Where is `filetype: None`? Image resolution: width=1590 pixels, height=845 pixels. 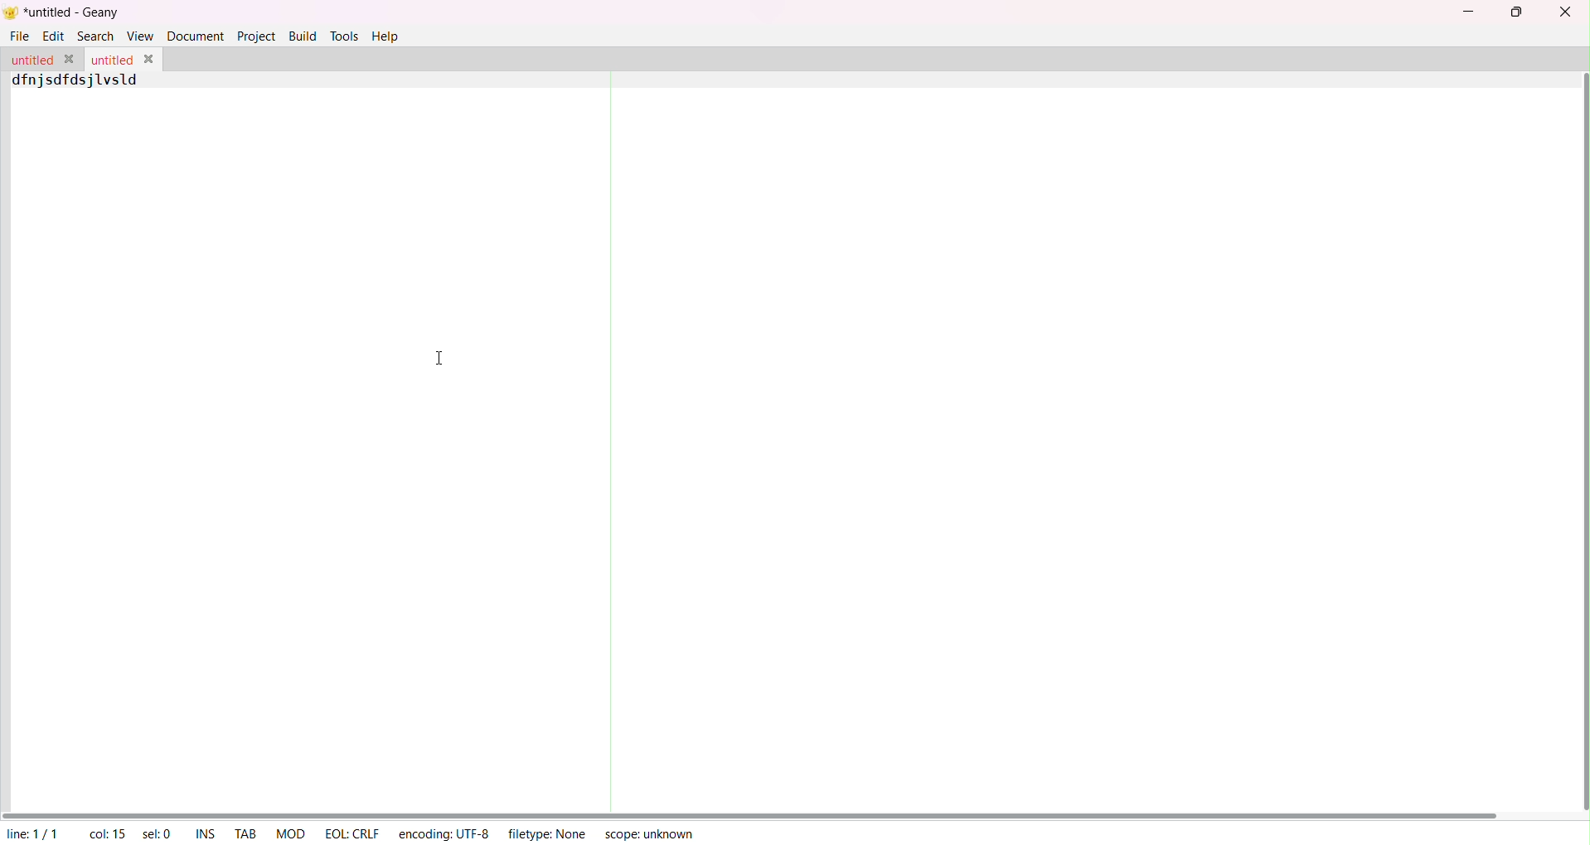
filetype: None is located at coordinates (549, 834).